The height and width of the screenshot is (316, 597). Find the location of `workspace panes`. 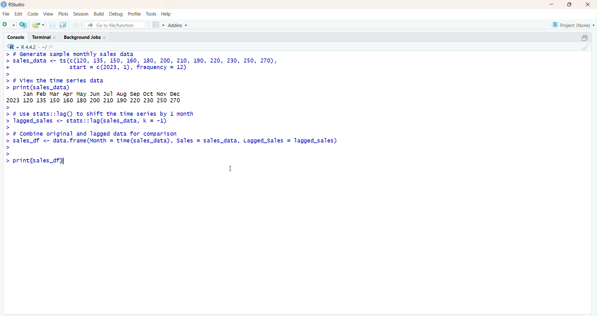

workspace panes is located at coordinates (158, 25).